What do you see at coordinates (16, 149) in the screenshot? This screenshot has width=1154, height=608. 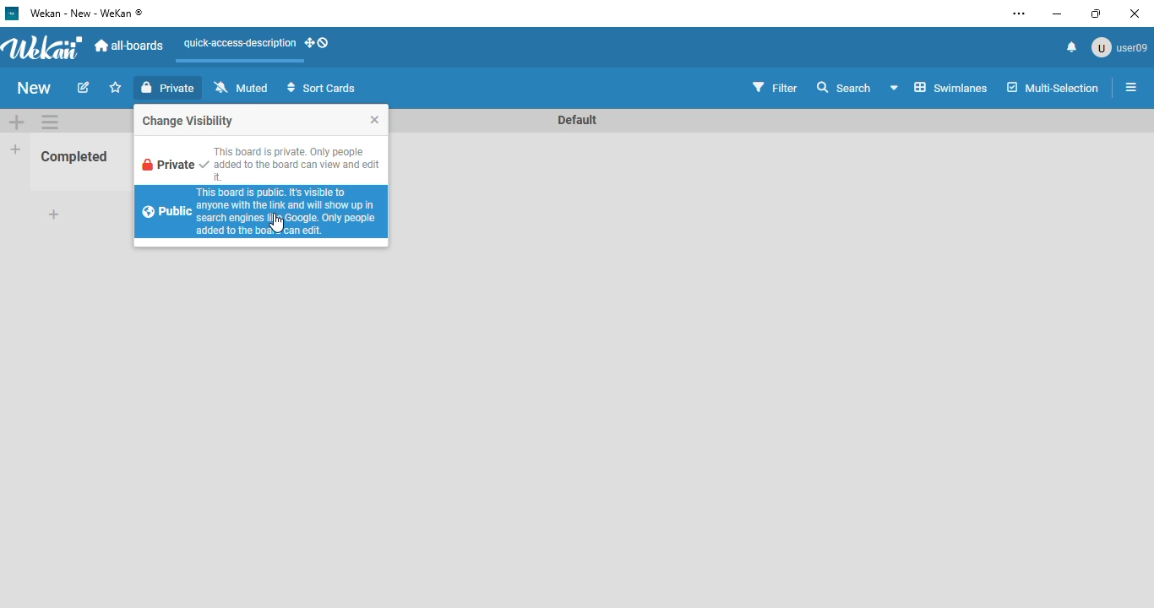 I see `add list` at bounding box center [16, 149].